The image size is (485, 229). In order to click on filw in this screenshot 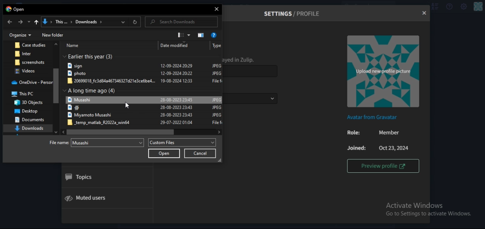, I will do `click(144, 66)`.